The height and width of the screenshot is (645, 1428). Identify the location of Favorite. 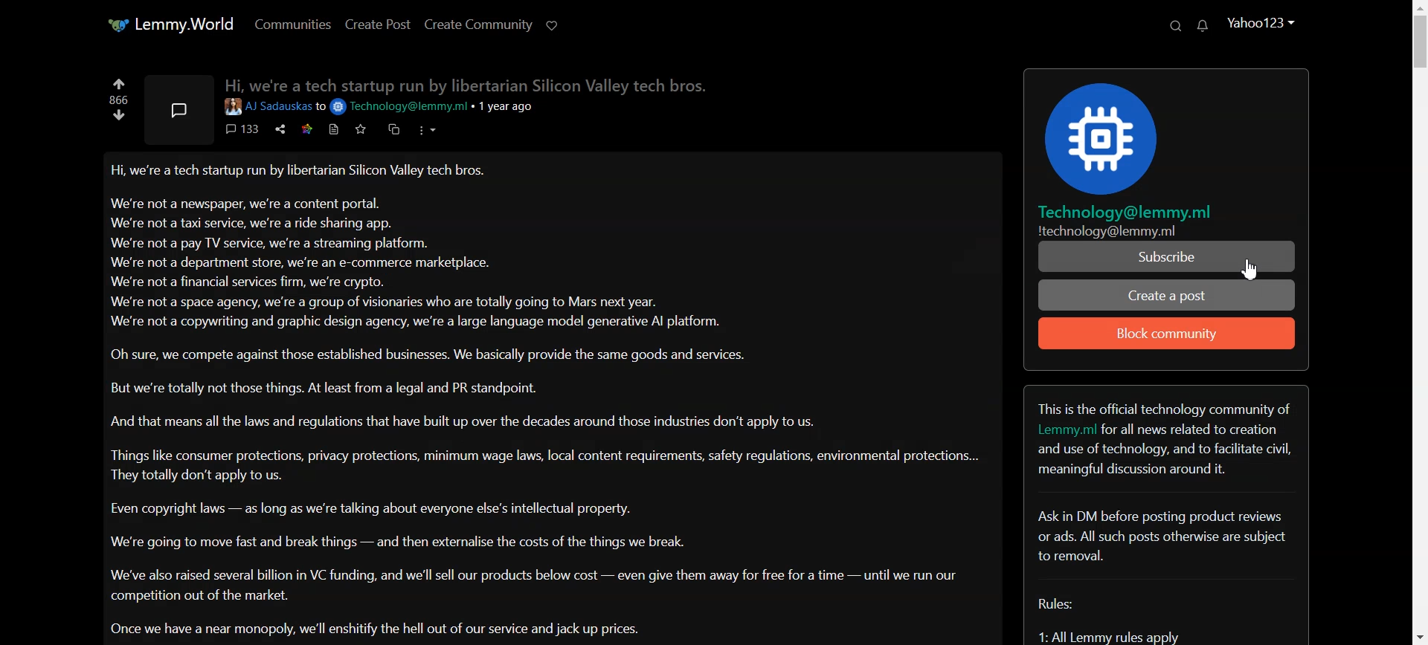
(361, 130).